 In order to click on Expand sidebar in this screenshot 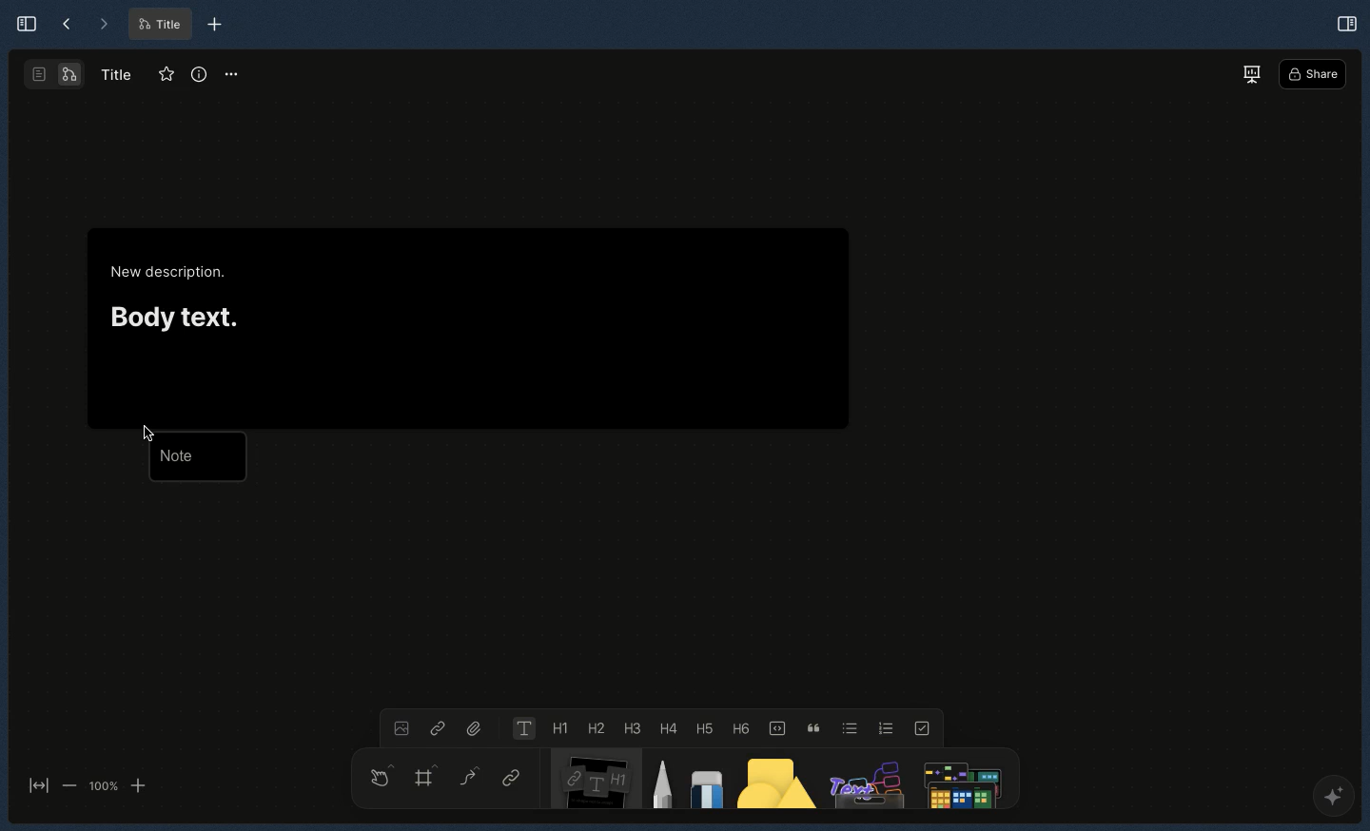, I will do `click(21, 23)`.